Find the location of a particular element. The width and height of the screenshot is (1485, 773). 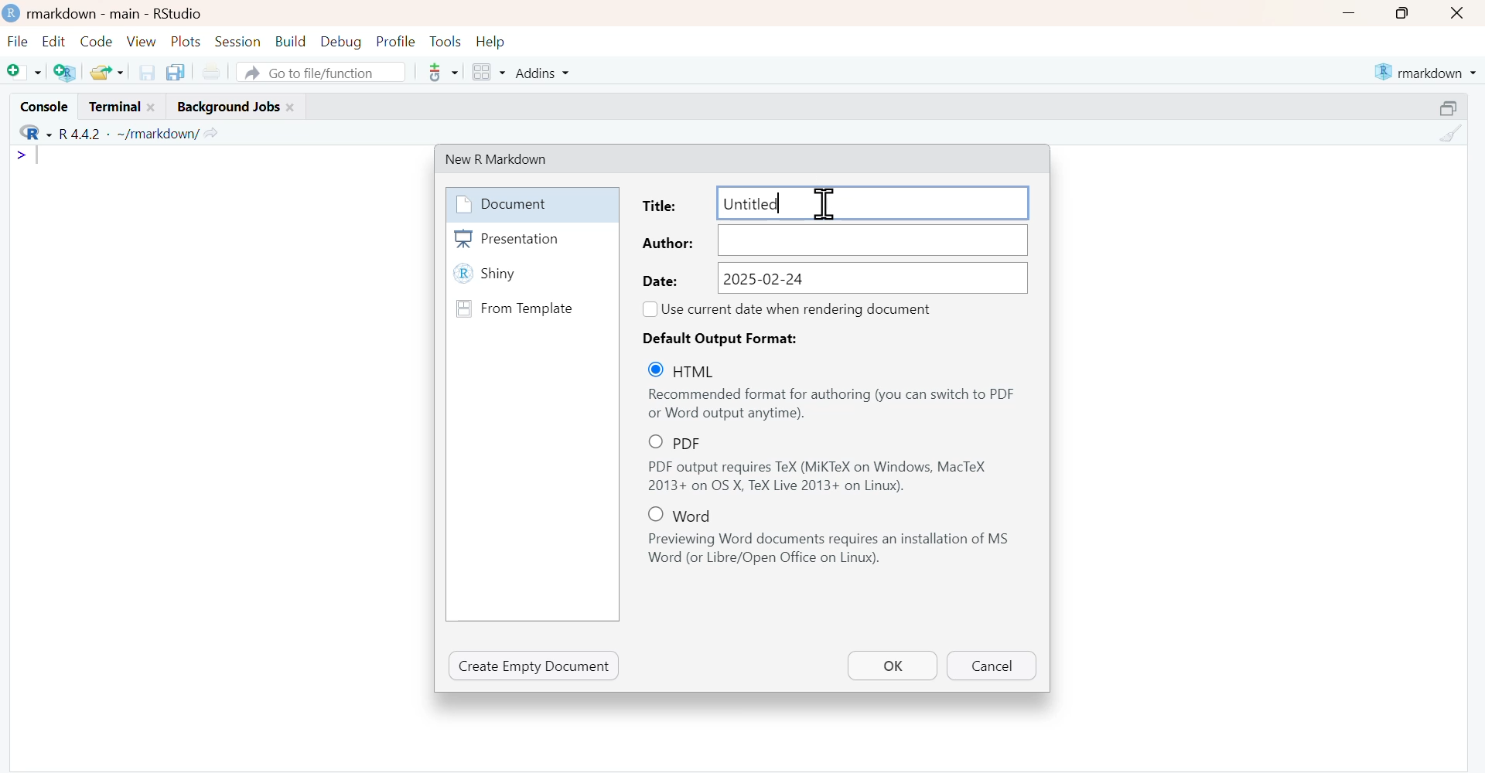

Logo is located at coordinates (12, 14).